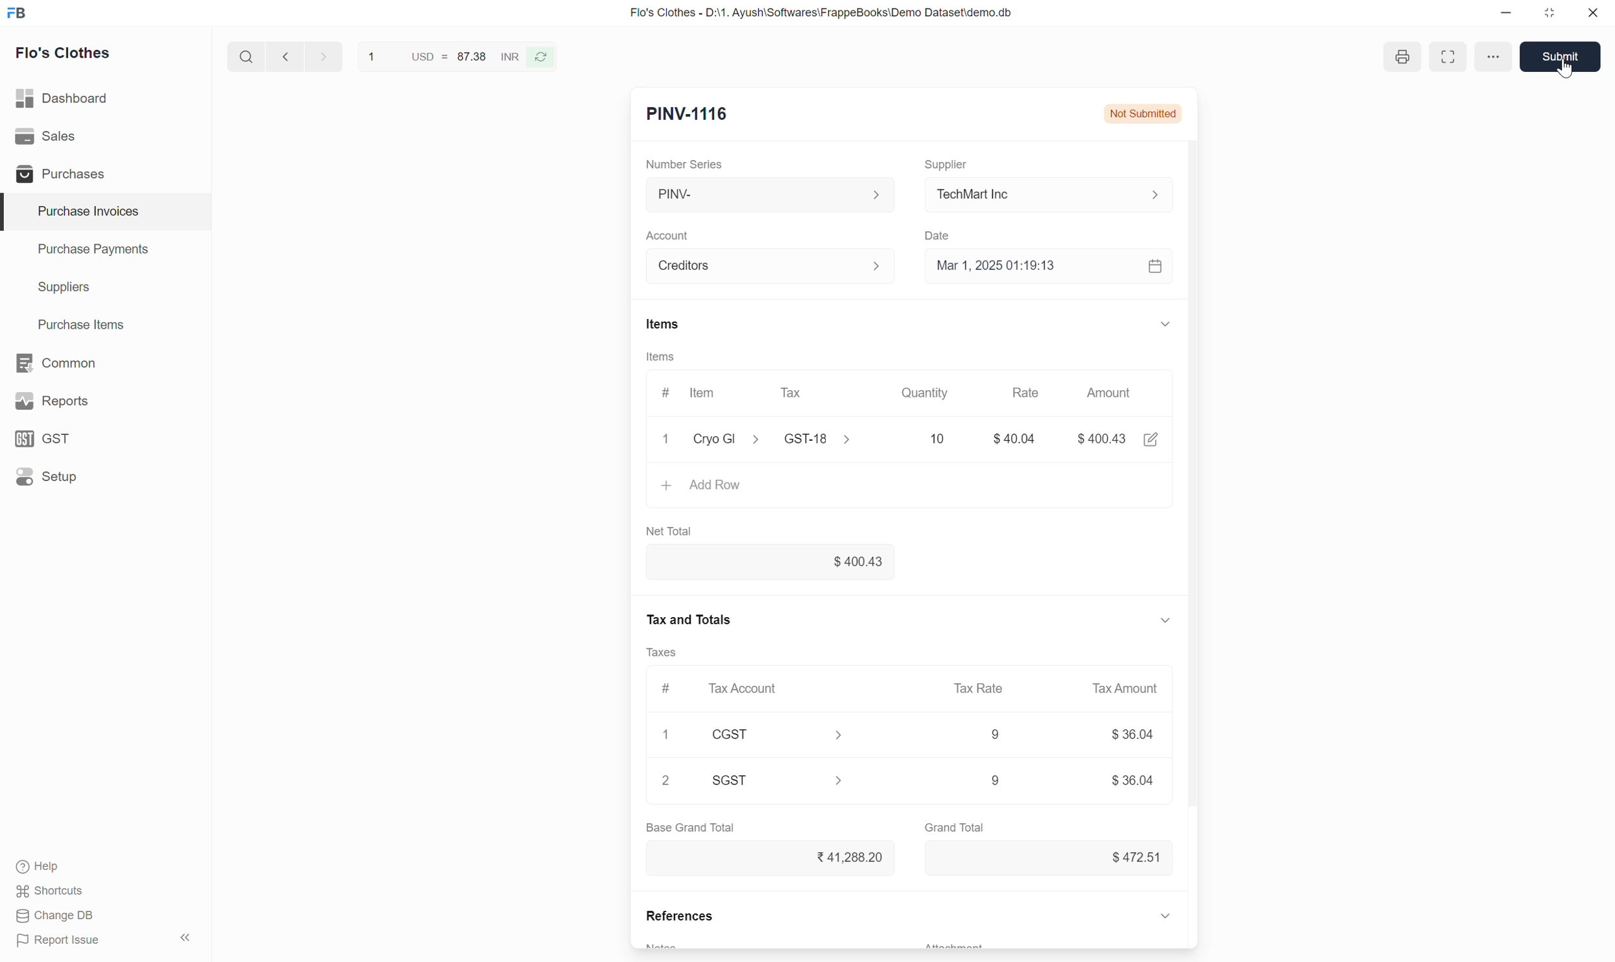 This screenshot has width=1615, height=962. What do you see at coordinates (816, 439) in the screenshot?
I see `GST-18` at bounding box center [816, 439].